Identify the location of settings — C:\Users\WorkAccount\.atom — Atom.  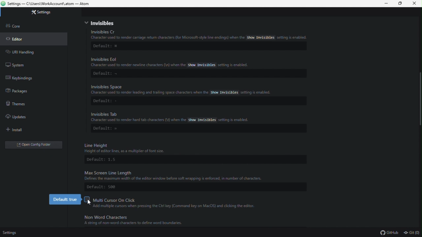
(48, 4).